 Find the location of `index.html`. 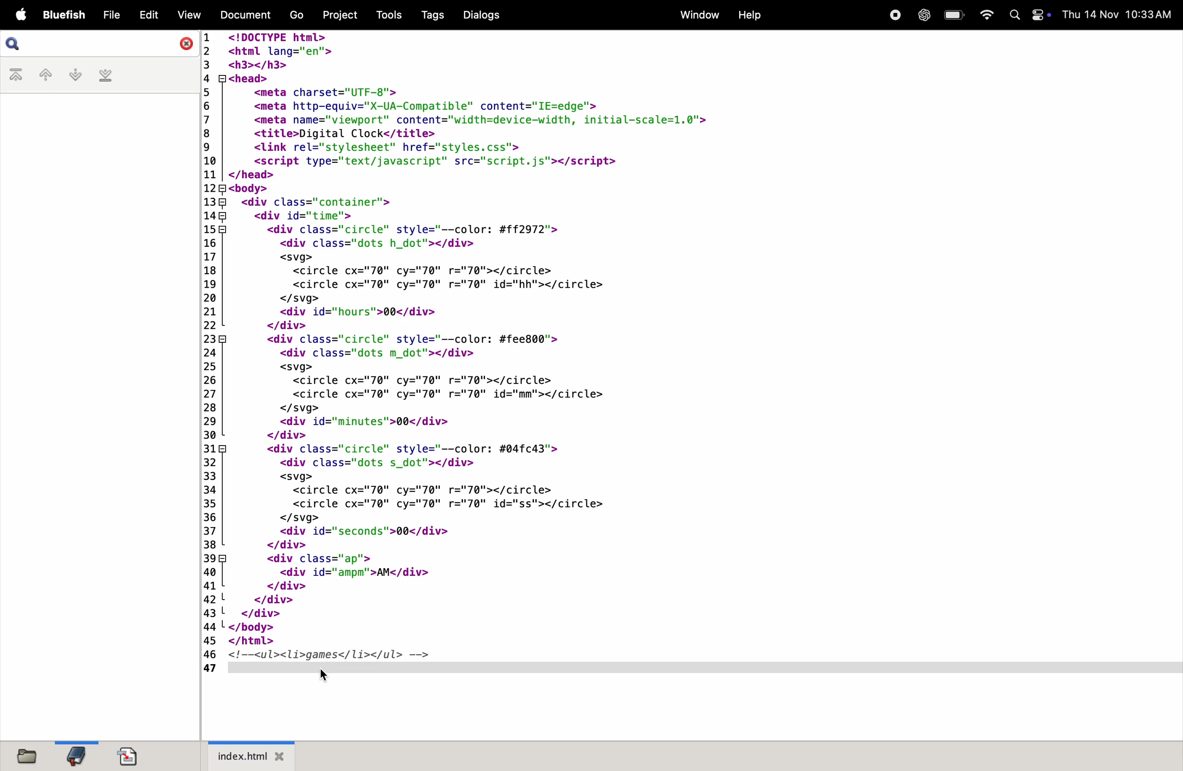

index.html is located at coordinates (250, 758).